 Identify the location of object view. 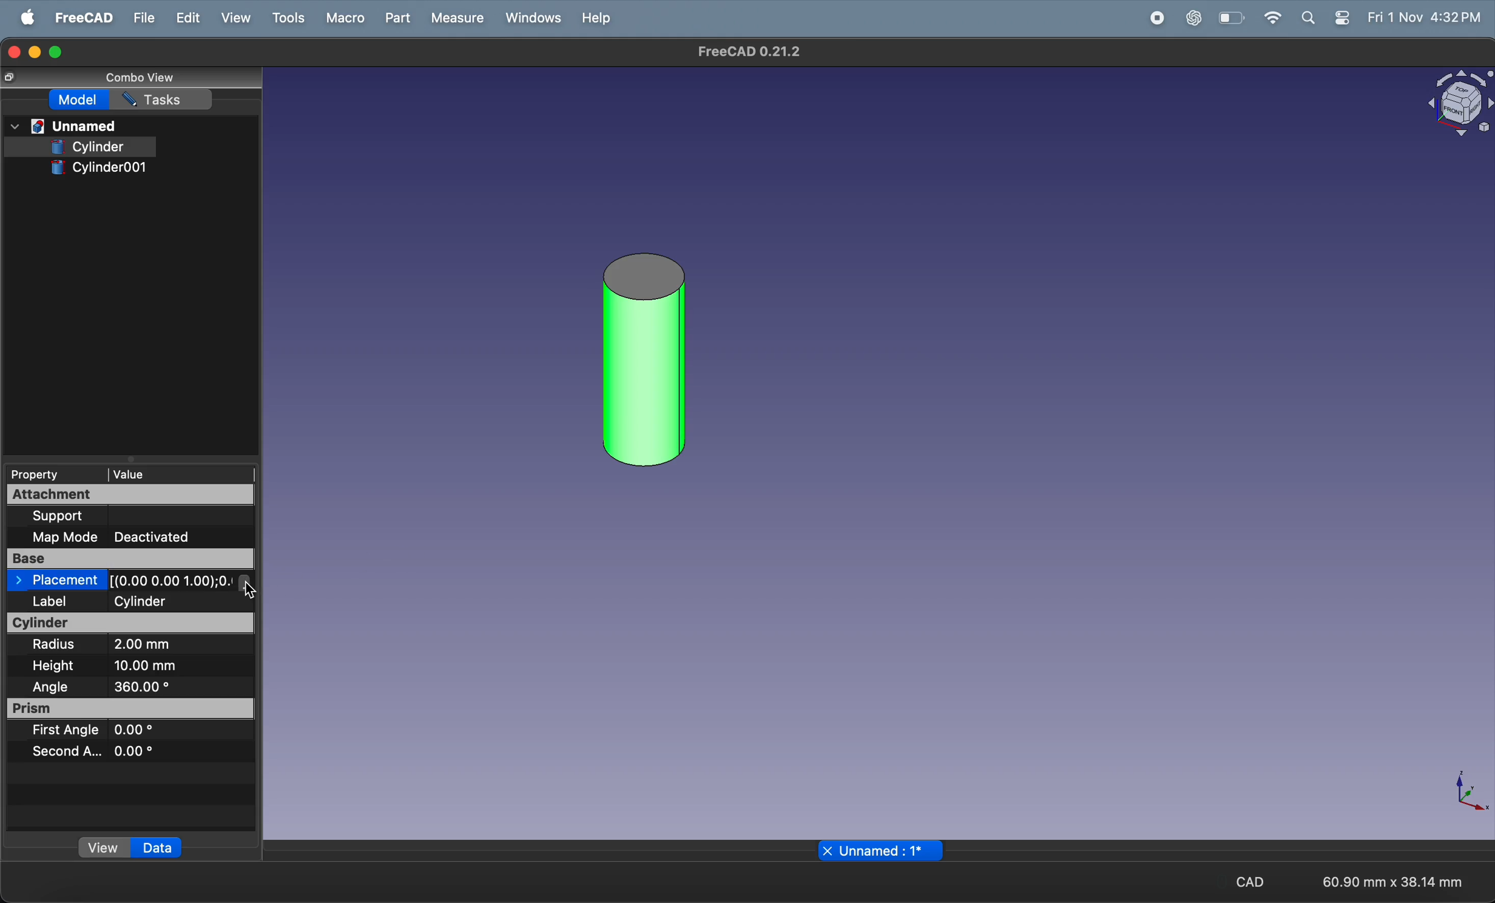
(1460, 103).